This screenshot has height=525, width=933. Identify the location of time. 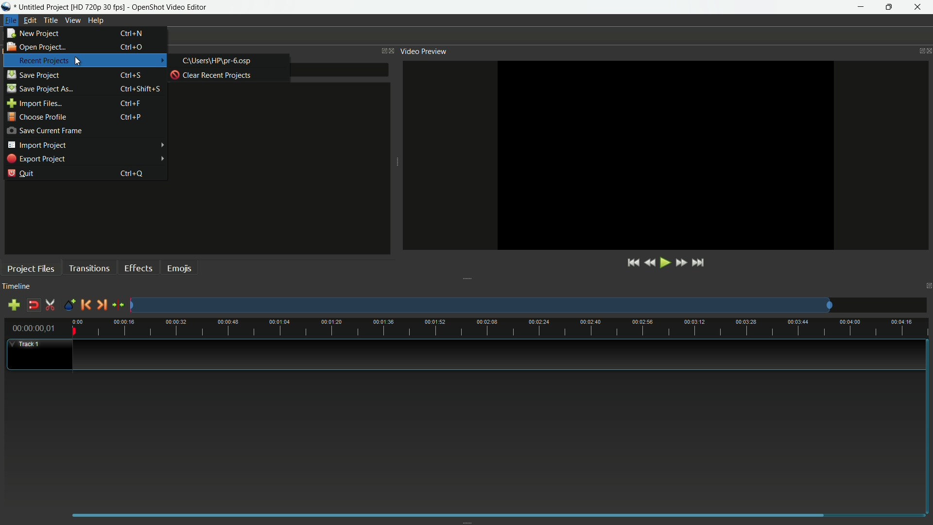
(501, 327).